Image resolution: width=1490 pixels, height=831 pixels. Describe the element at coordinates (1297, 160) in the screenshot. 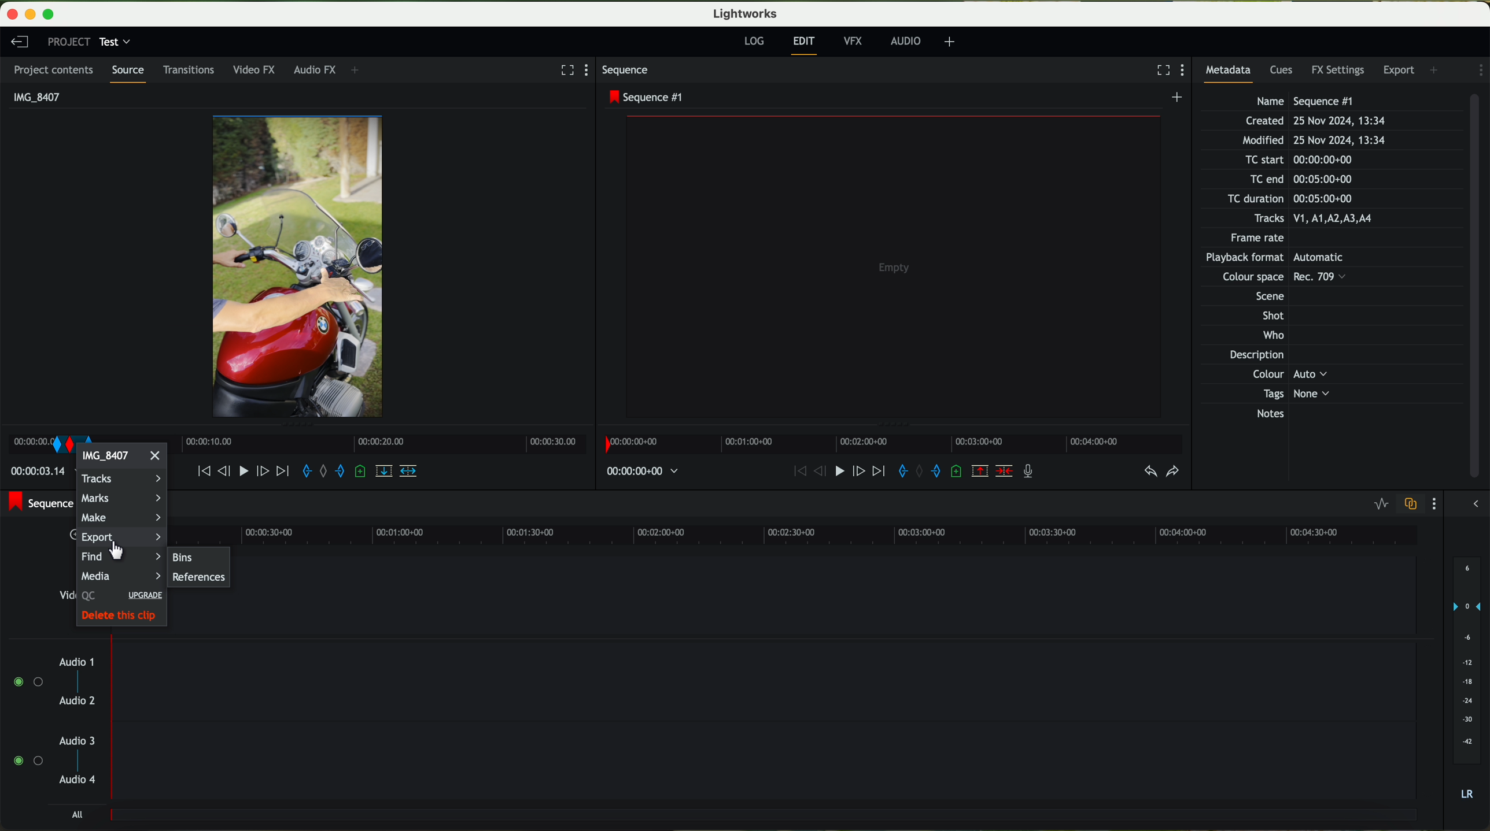

I see `TC start` at that location.